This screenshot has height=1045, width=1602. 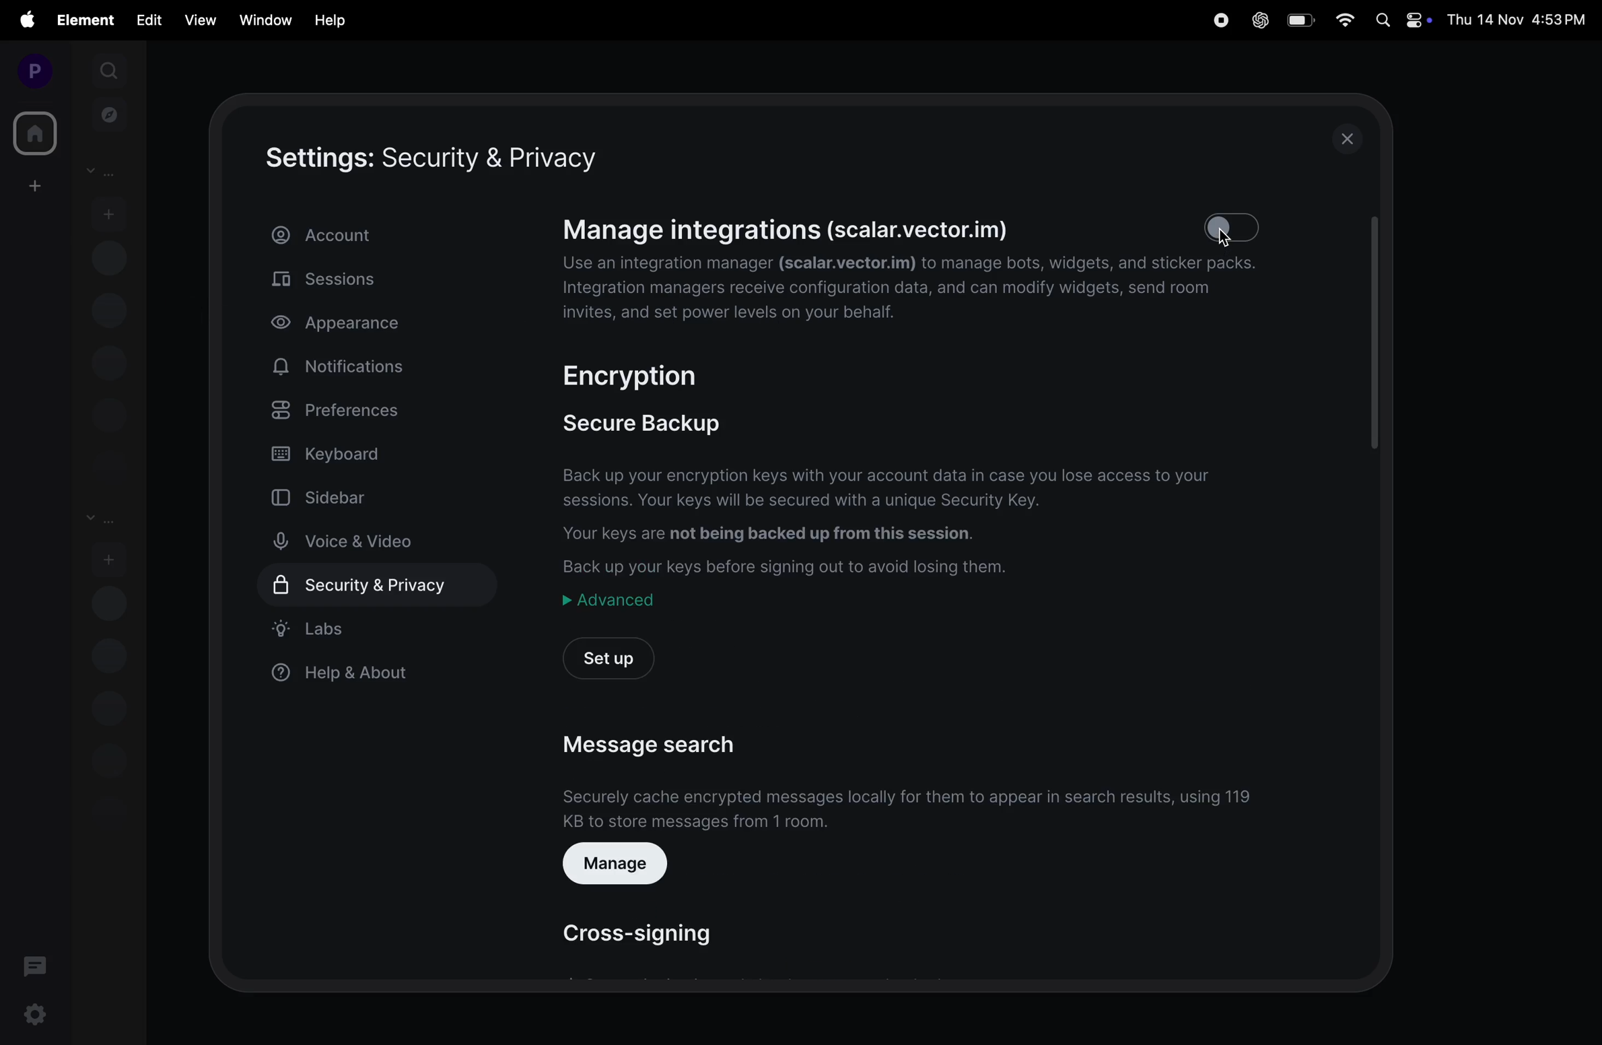 I want to click on profile, so click(x=32, y=70).